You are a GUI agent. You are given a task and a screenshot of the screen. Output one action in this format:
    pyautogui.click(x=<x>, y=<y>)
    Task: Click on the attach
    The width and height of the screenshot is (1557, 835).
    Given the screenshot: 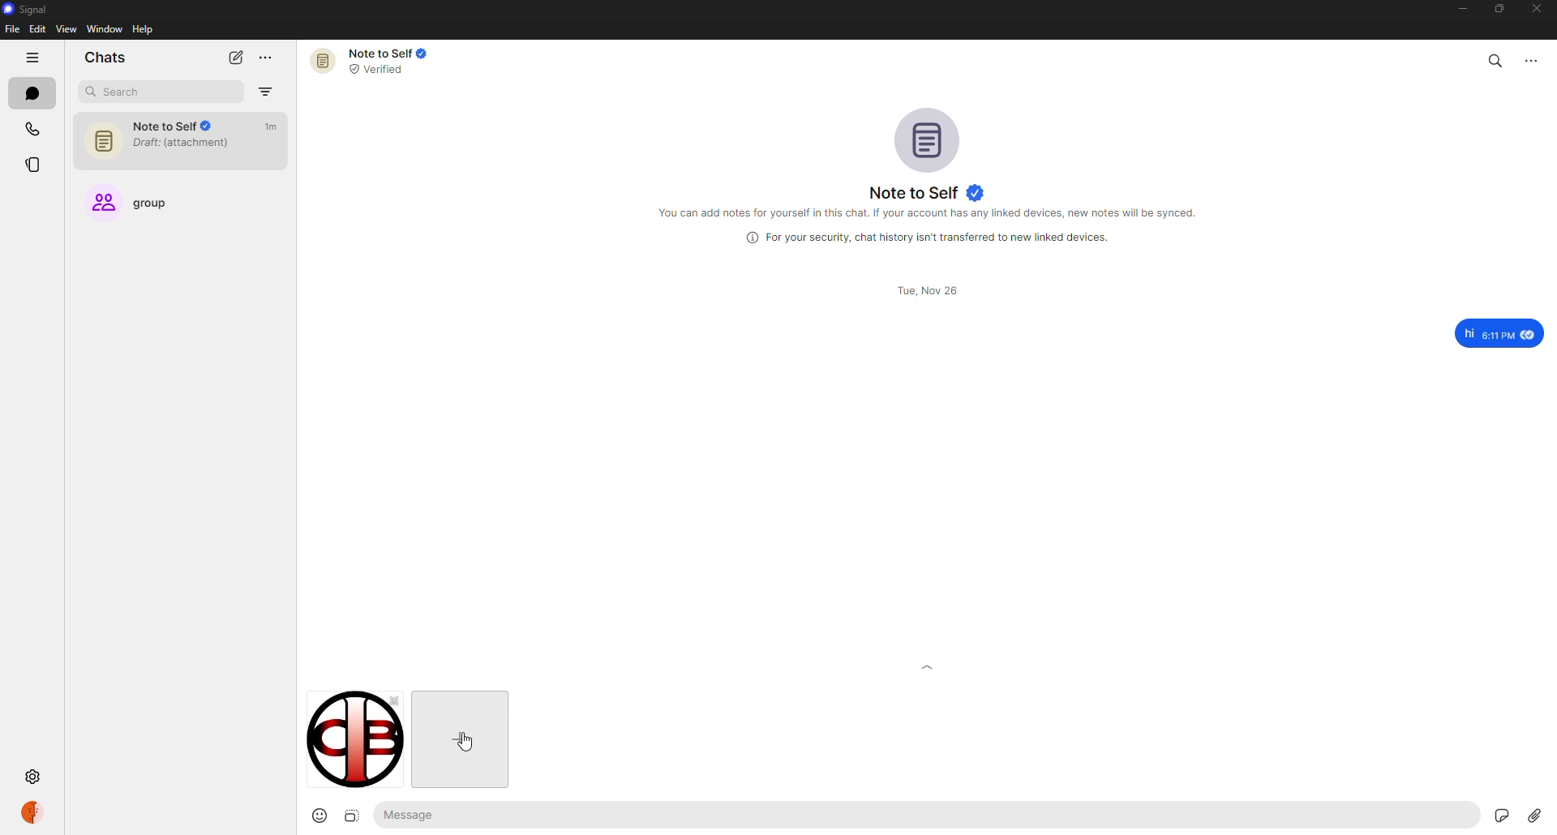 What is the action you would take?
    pyautogui.click(x=1534, y=816)
    